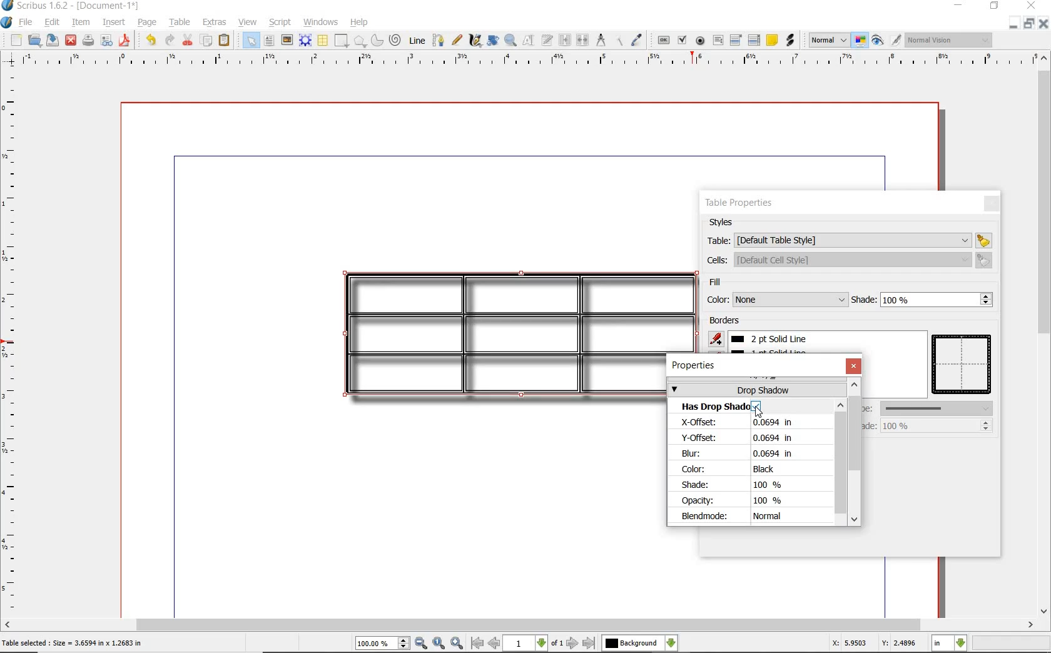  Describe the element at coordinates (842, 462) in the screenshot. I see `scrollbar` at that location.